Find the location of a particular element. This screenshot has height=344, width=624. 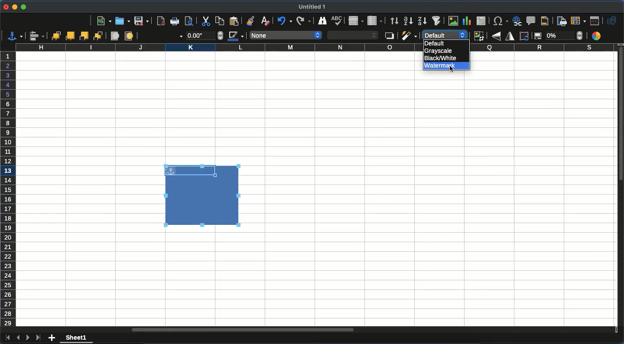

minimize is located at coordinates (14, 7).